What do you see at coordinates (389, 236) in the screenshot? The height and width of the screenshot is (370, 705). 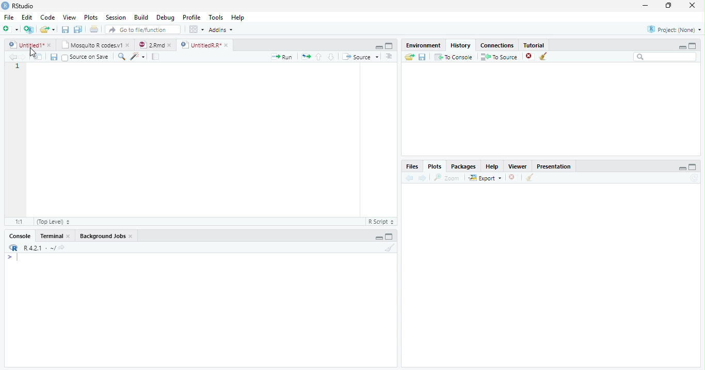 I see `Maximize` at bounding box center [389, 236].